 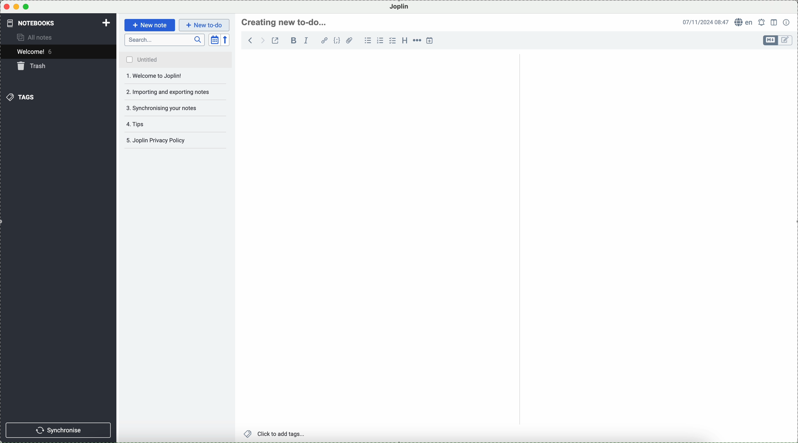 I want to click on toggle editors, so click(x=786, y=41).